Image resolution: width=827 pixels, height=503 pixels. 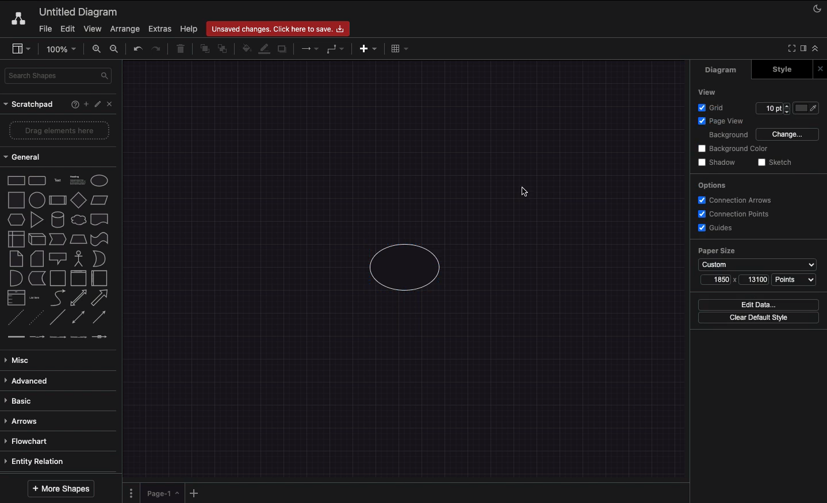 I want to click on And, so click(x=17, y=279).